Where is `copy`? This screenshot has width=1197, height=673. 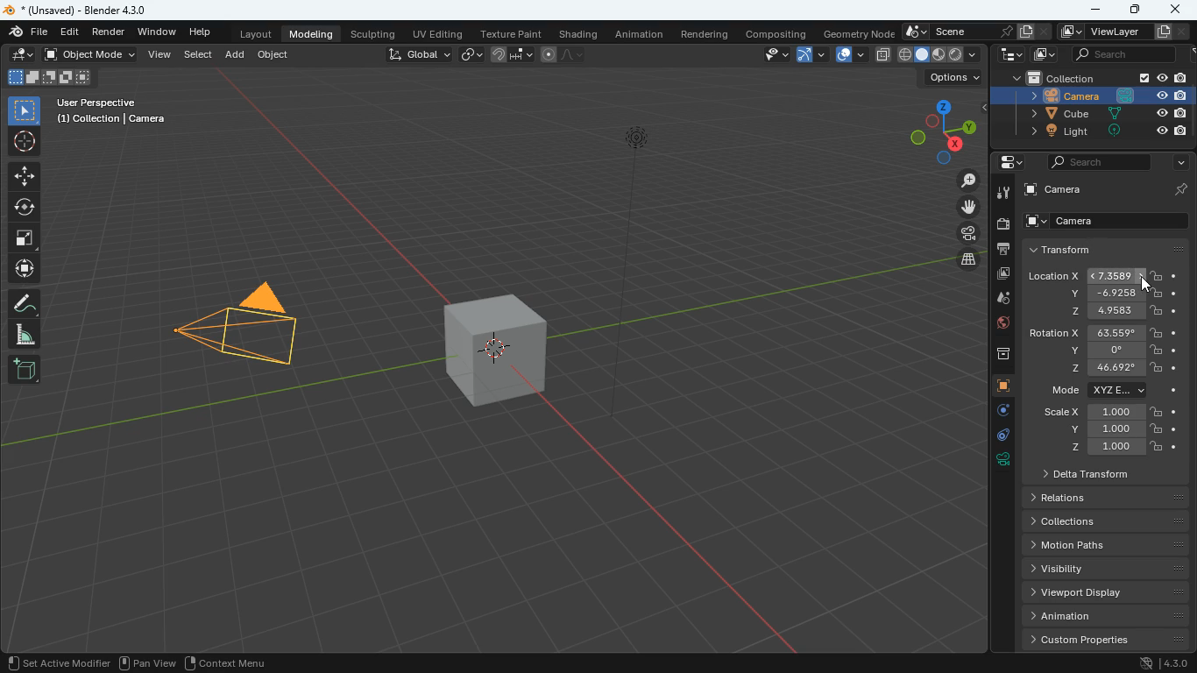 copy is located at coordinates (882, 56).